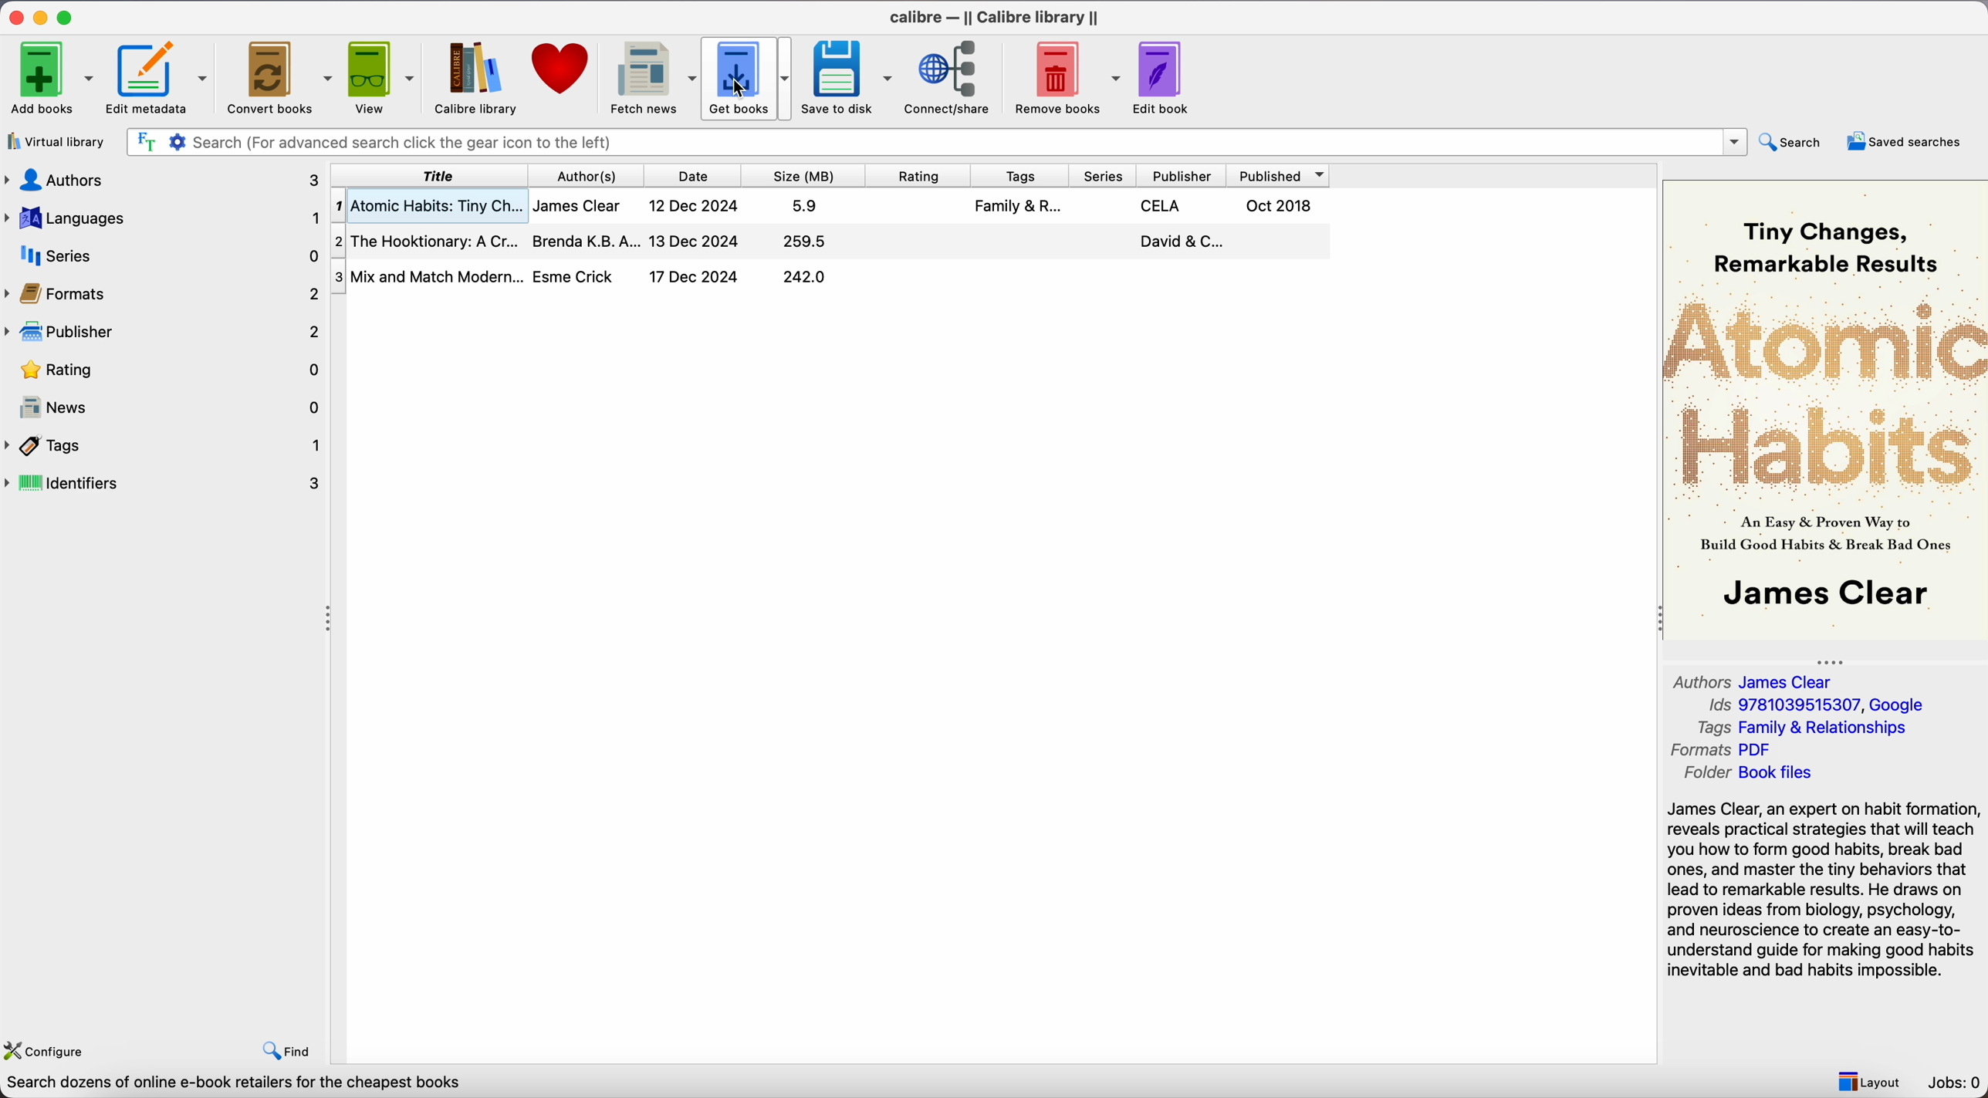 This screenshot has height=1098, width=1988. Describe the element at coordinates (1178, 242) in the screenshot. I see `David & C...` at that location.